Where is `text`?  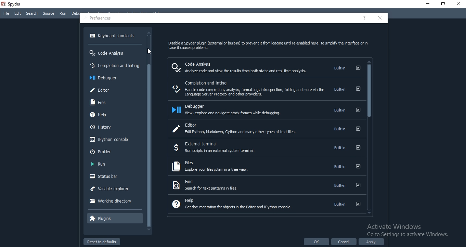 text is located at coordinates (339, 147).